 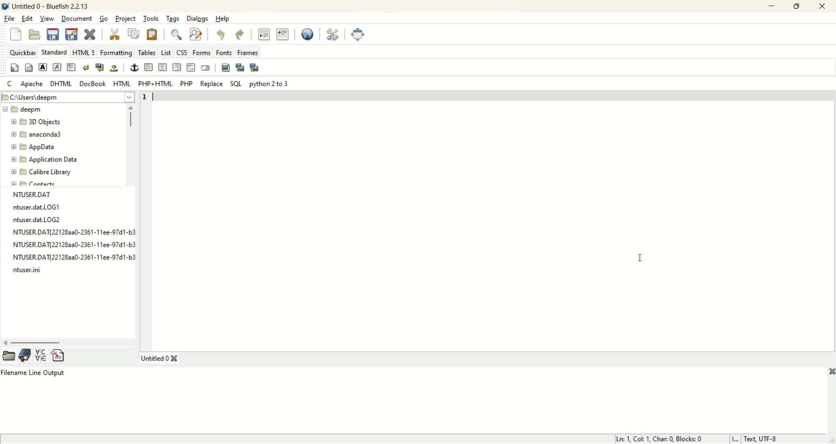 I want to click on emphasize, so click(x=57, y=67).